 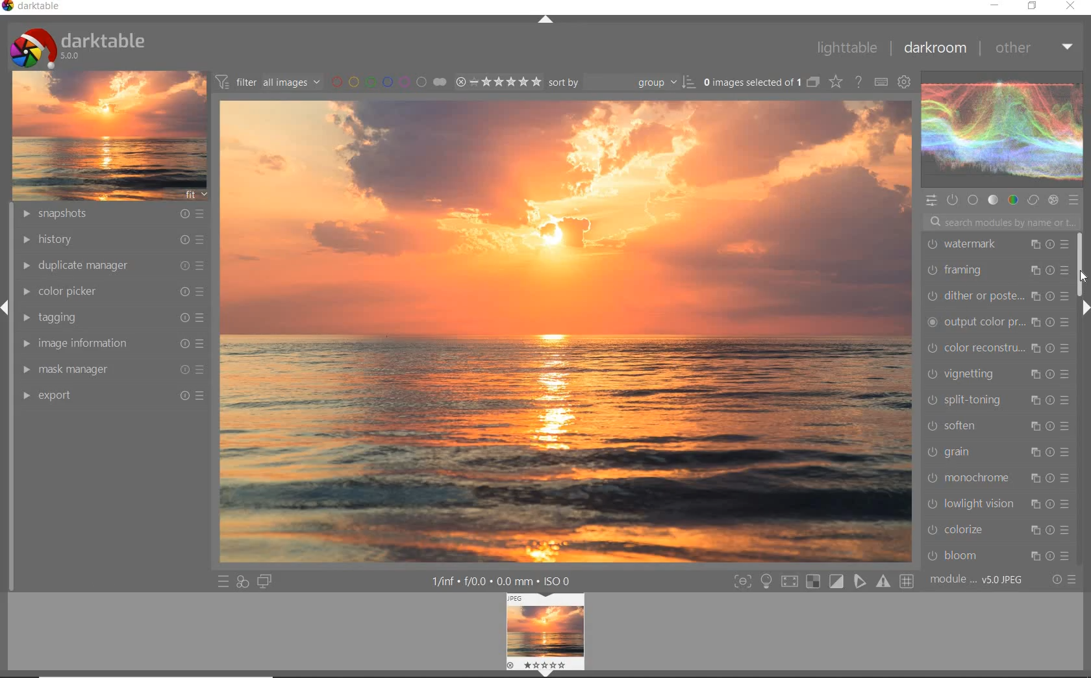 What do you see at coordinates (997, 321) in the screenshot?
I see `OUTPUT COLOR PRESET` at bounding box center [997, 321].